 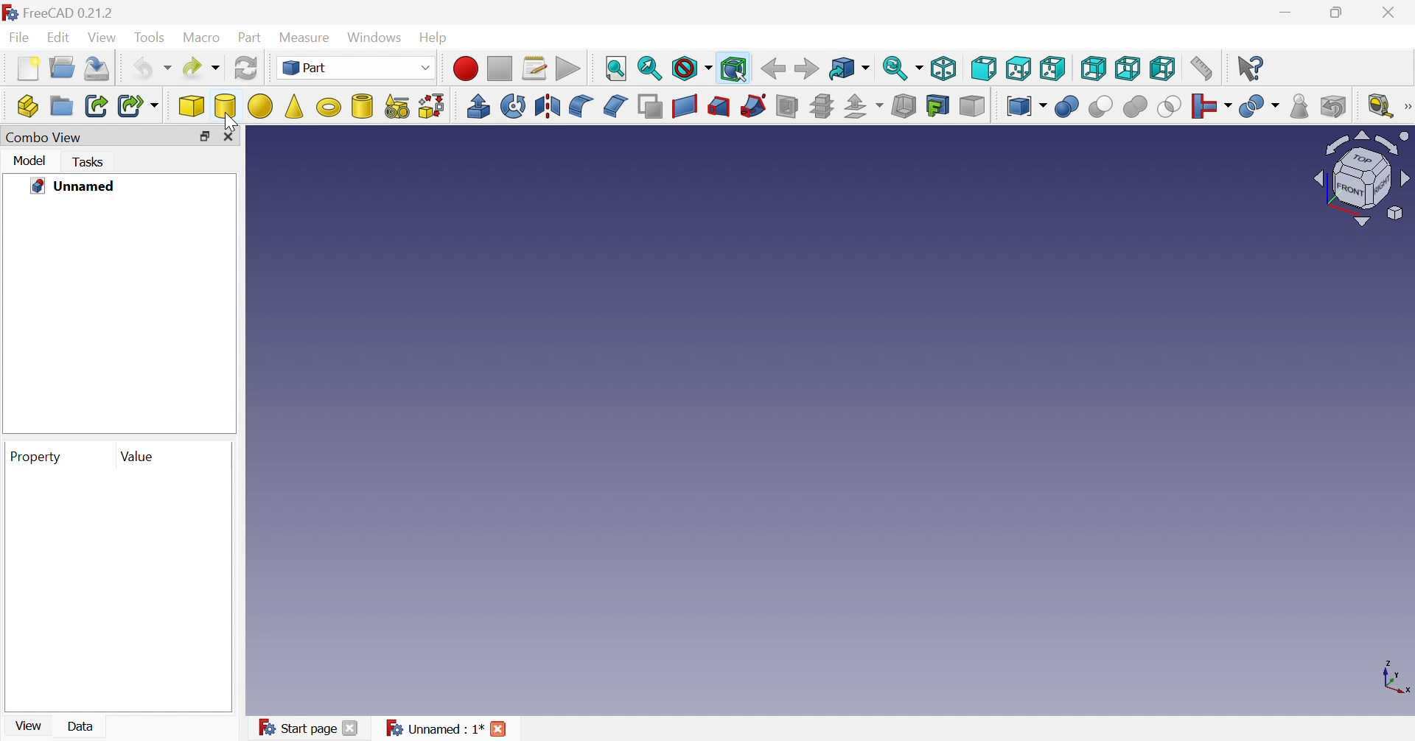 What do you see at coordinates (1380, 106) in the screenshot?
I see `Measure liner` at bounding box center [1380, 106].